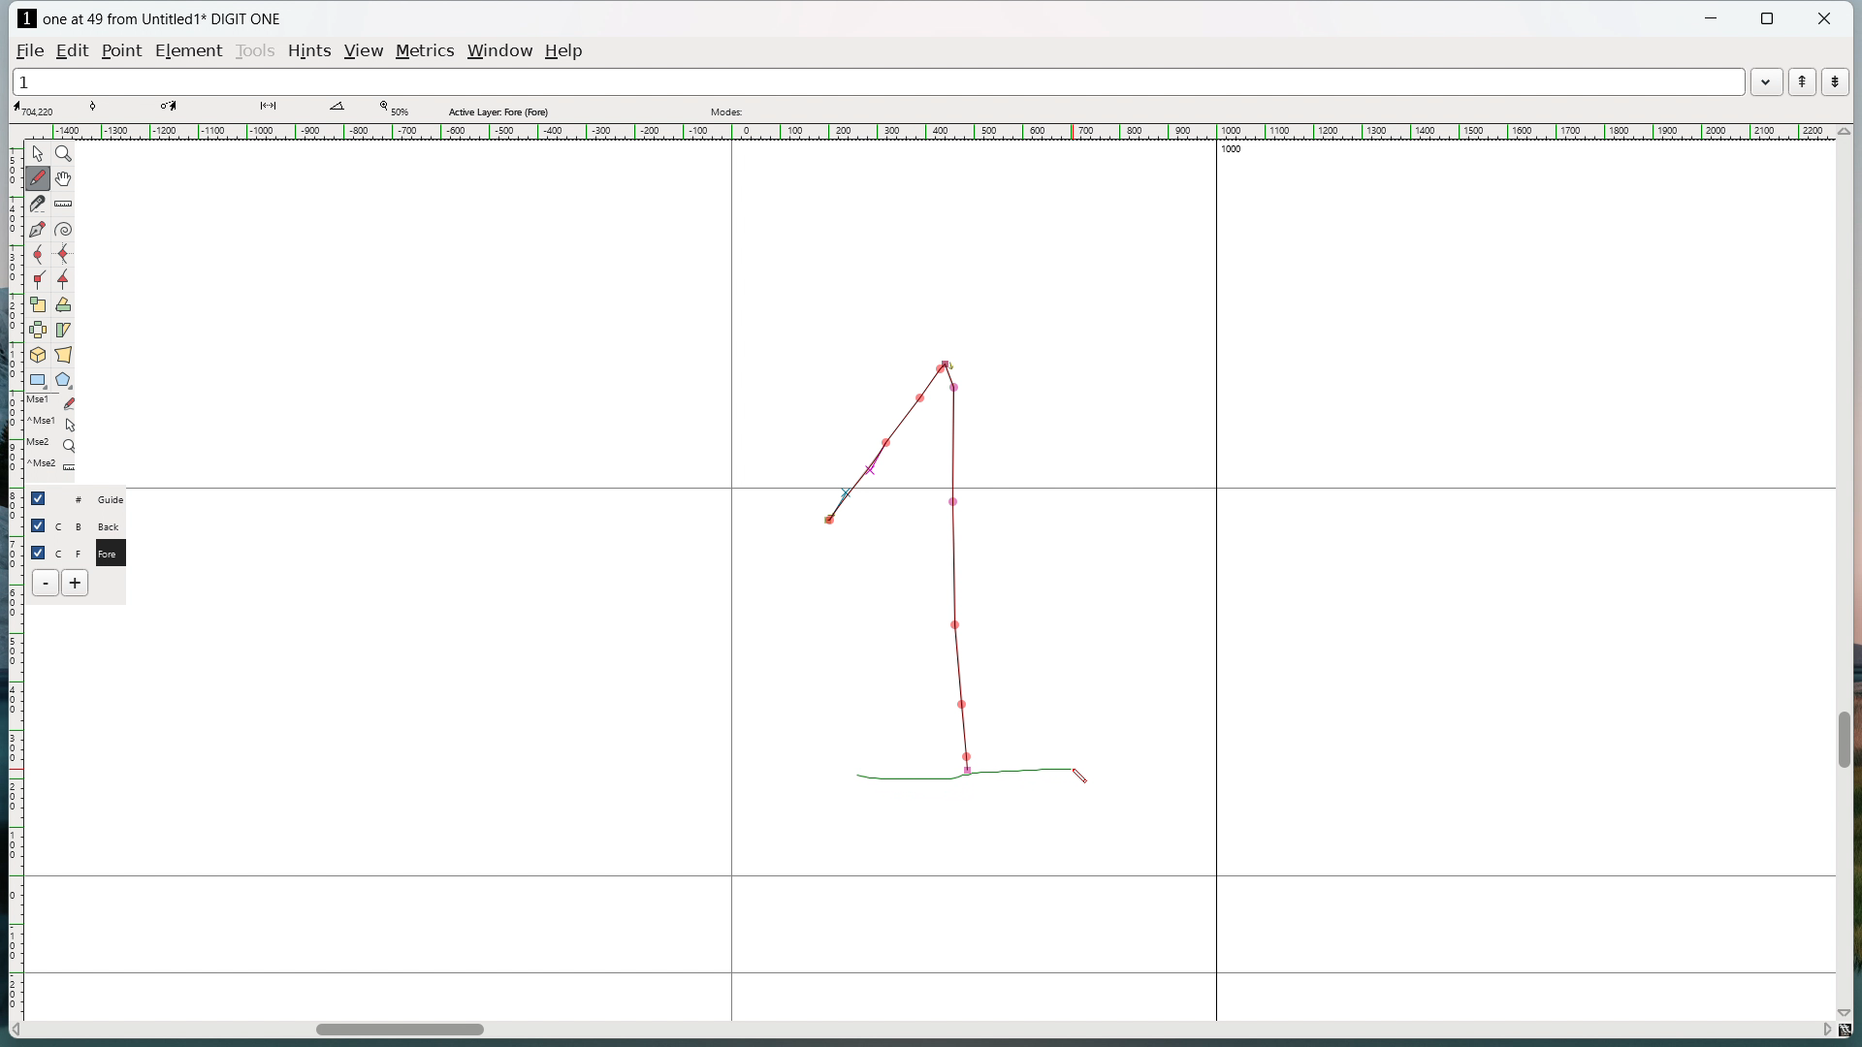  Describe the element at coordinates (63, 279) in the screenshot. I see `add a tangent point` at that location.